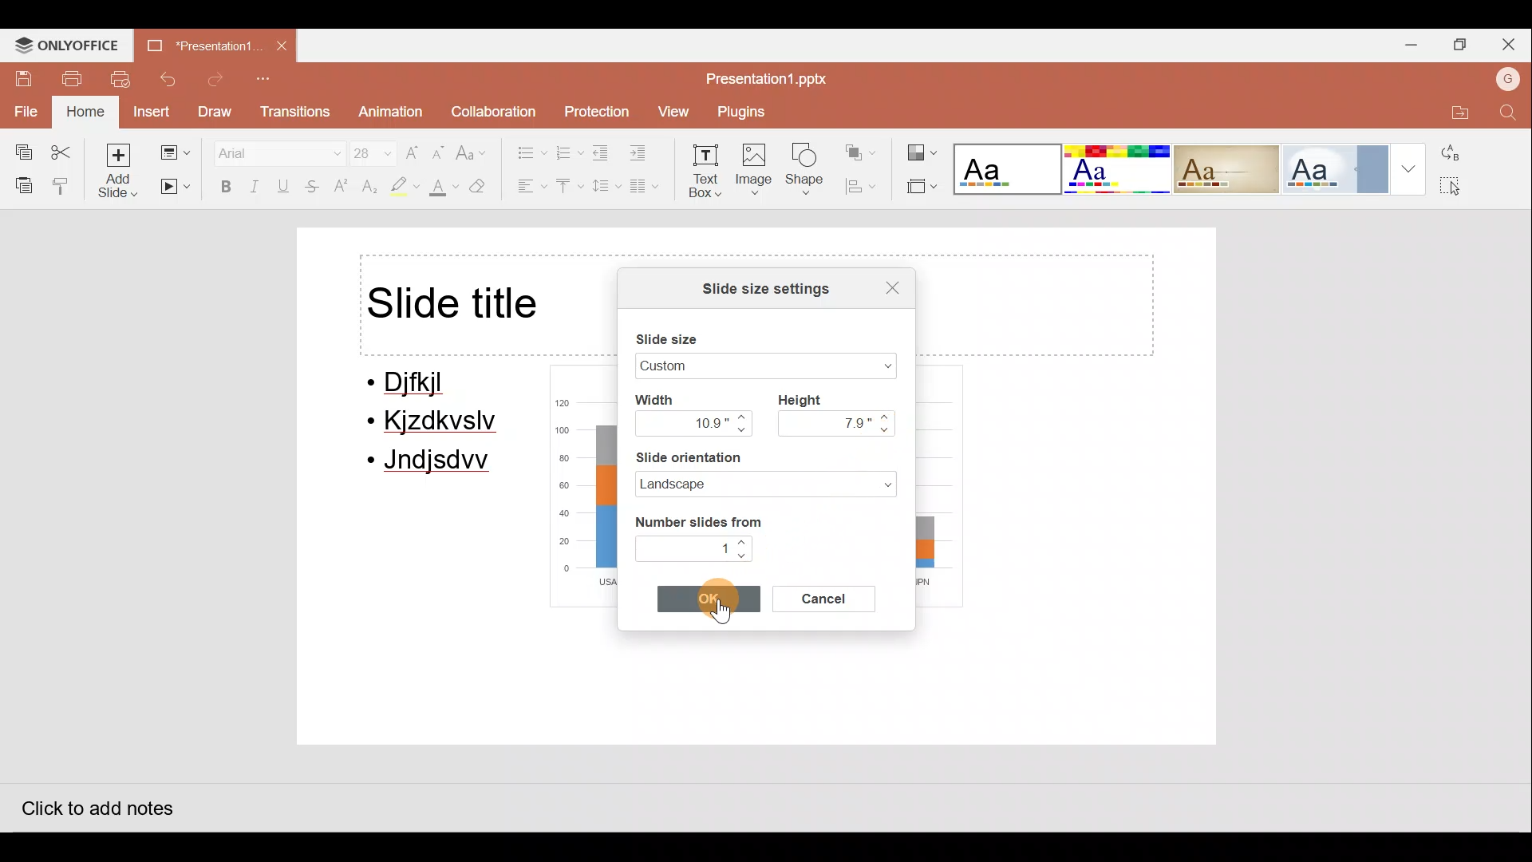 The height and width of the screenshot is (862, 1532). Describe the element at coordinates (866, 367) in the screenshot. I see `Slide size drop down` at that location.